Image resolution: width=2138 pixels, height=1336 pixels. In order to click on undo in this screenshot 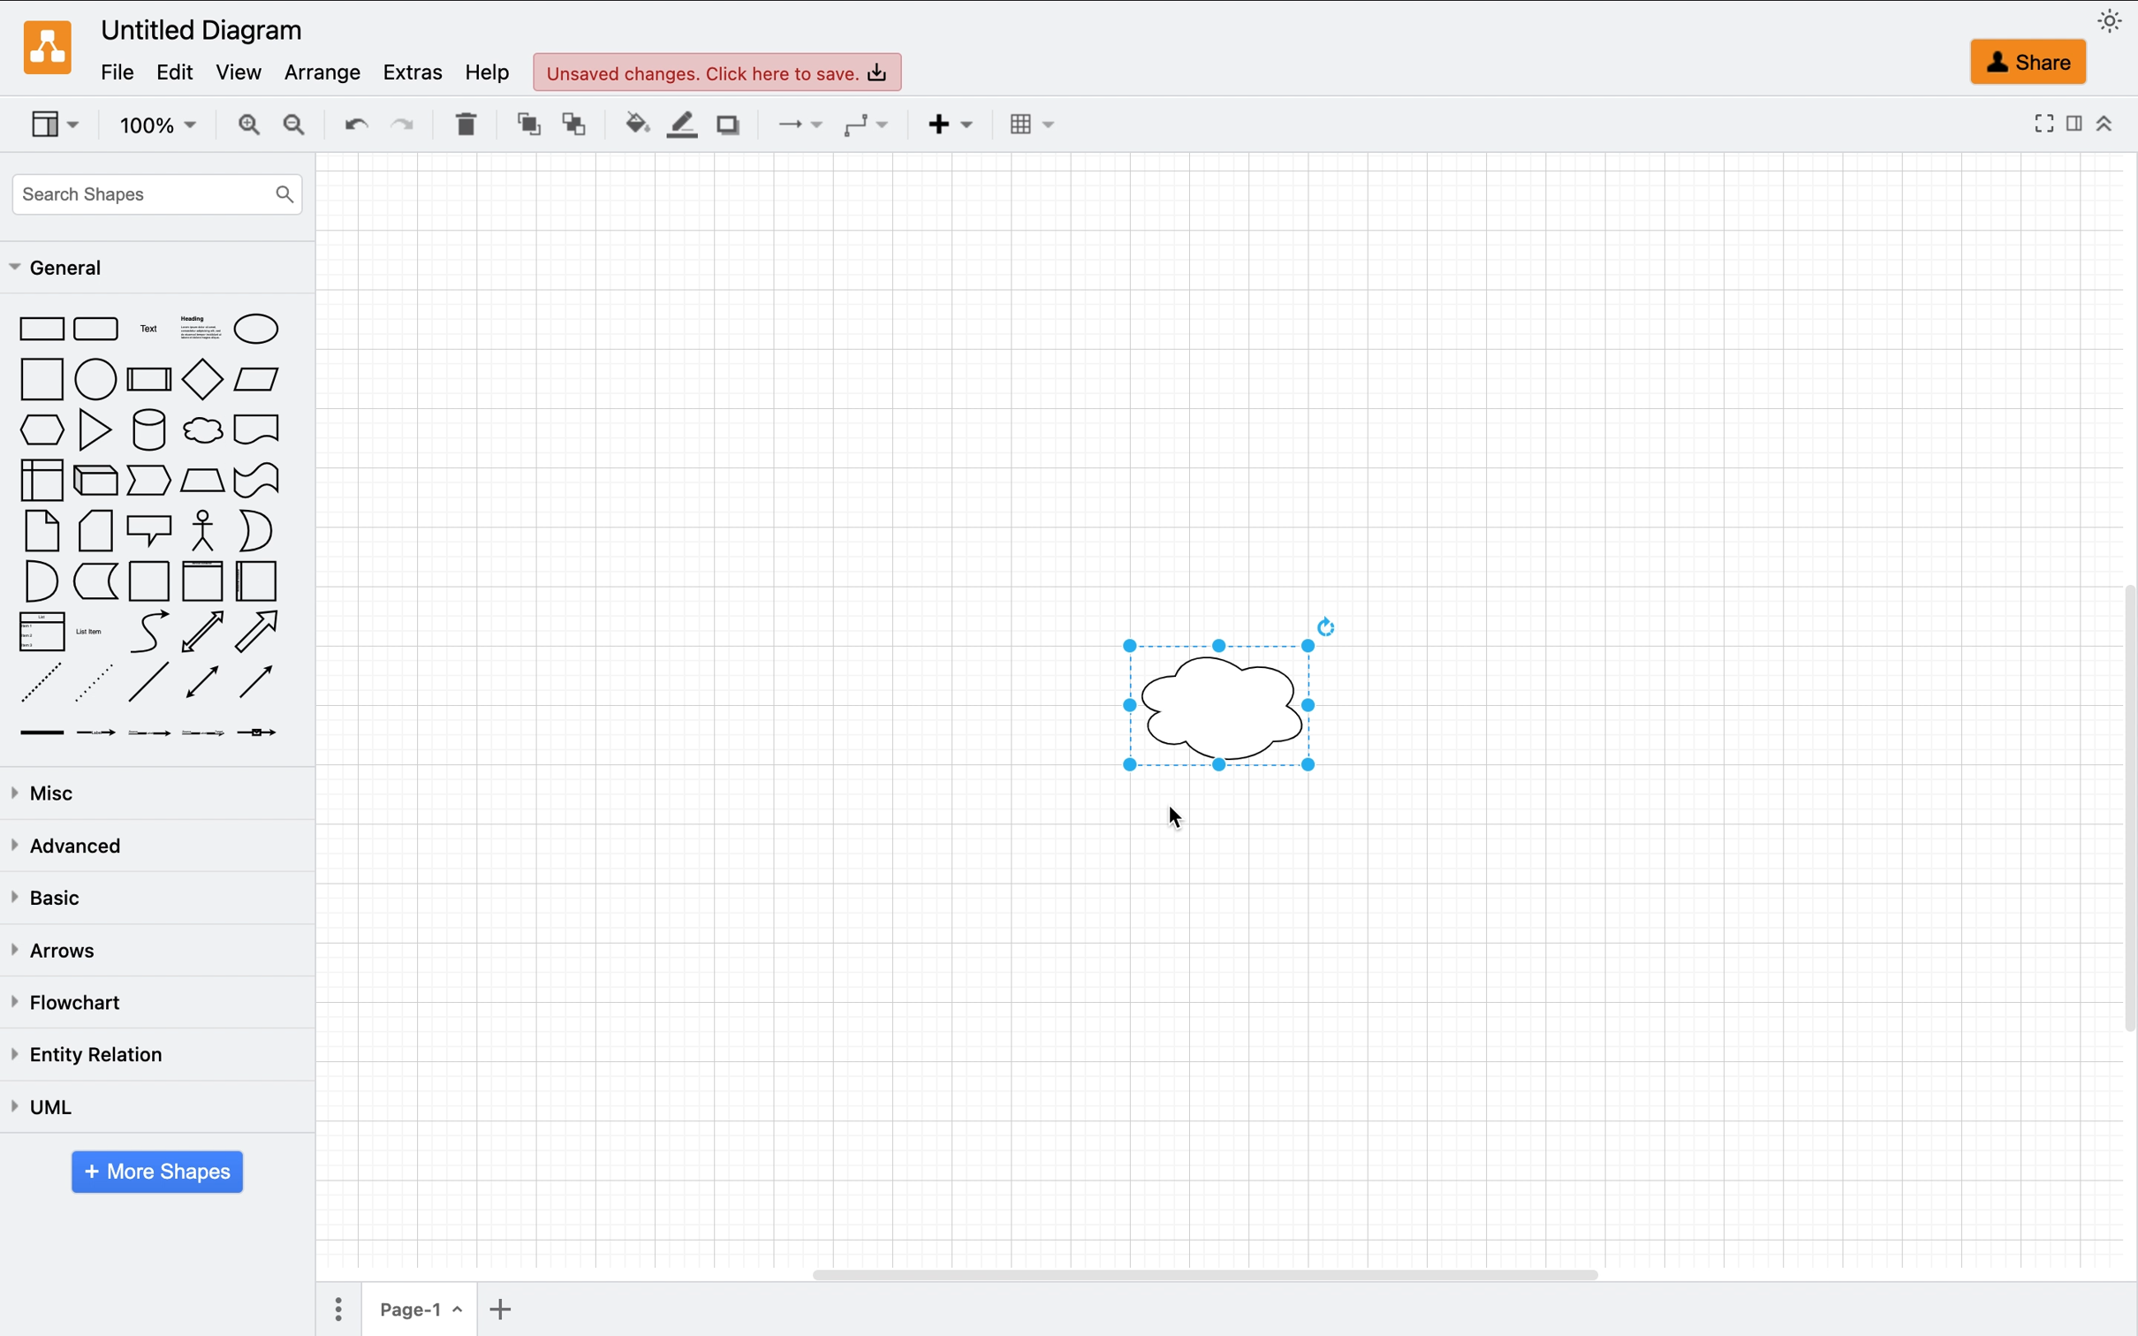, I will do `click(347, 123)`.